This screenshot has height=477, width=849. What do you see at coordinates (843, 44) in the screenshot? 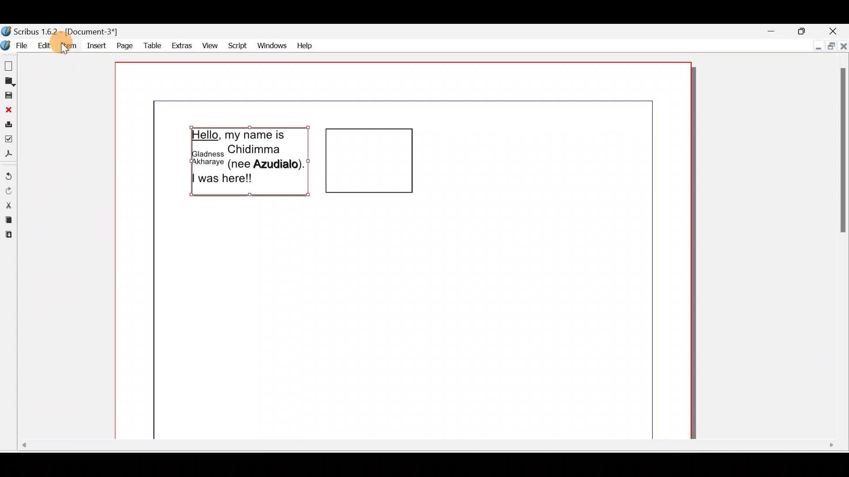
I see `Close` at bounding box center [843, 44].